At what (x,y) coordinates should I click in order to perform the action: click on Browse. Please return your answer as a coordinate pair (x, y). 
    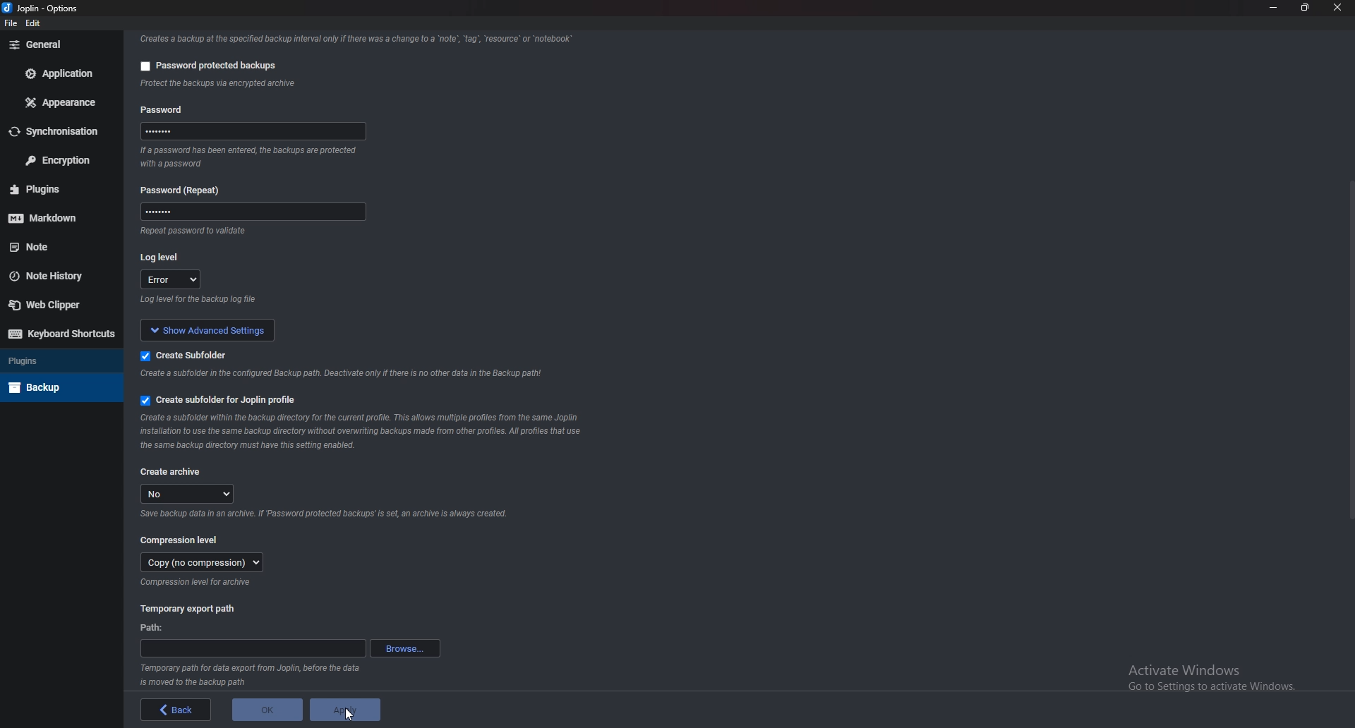
    Looking at the image, I should click on (404, 648).